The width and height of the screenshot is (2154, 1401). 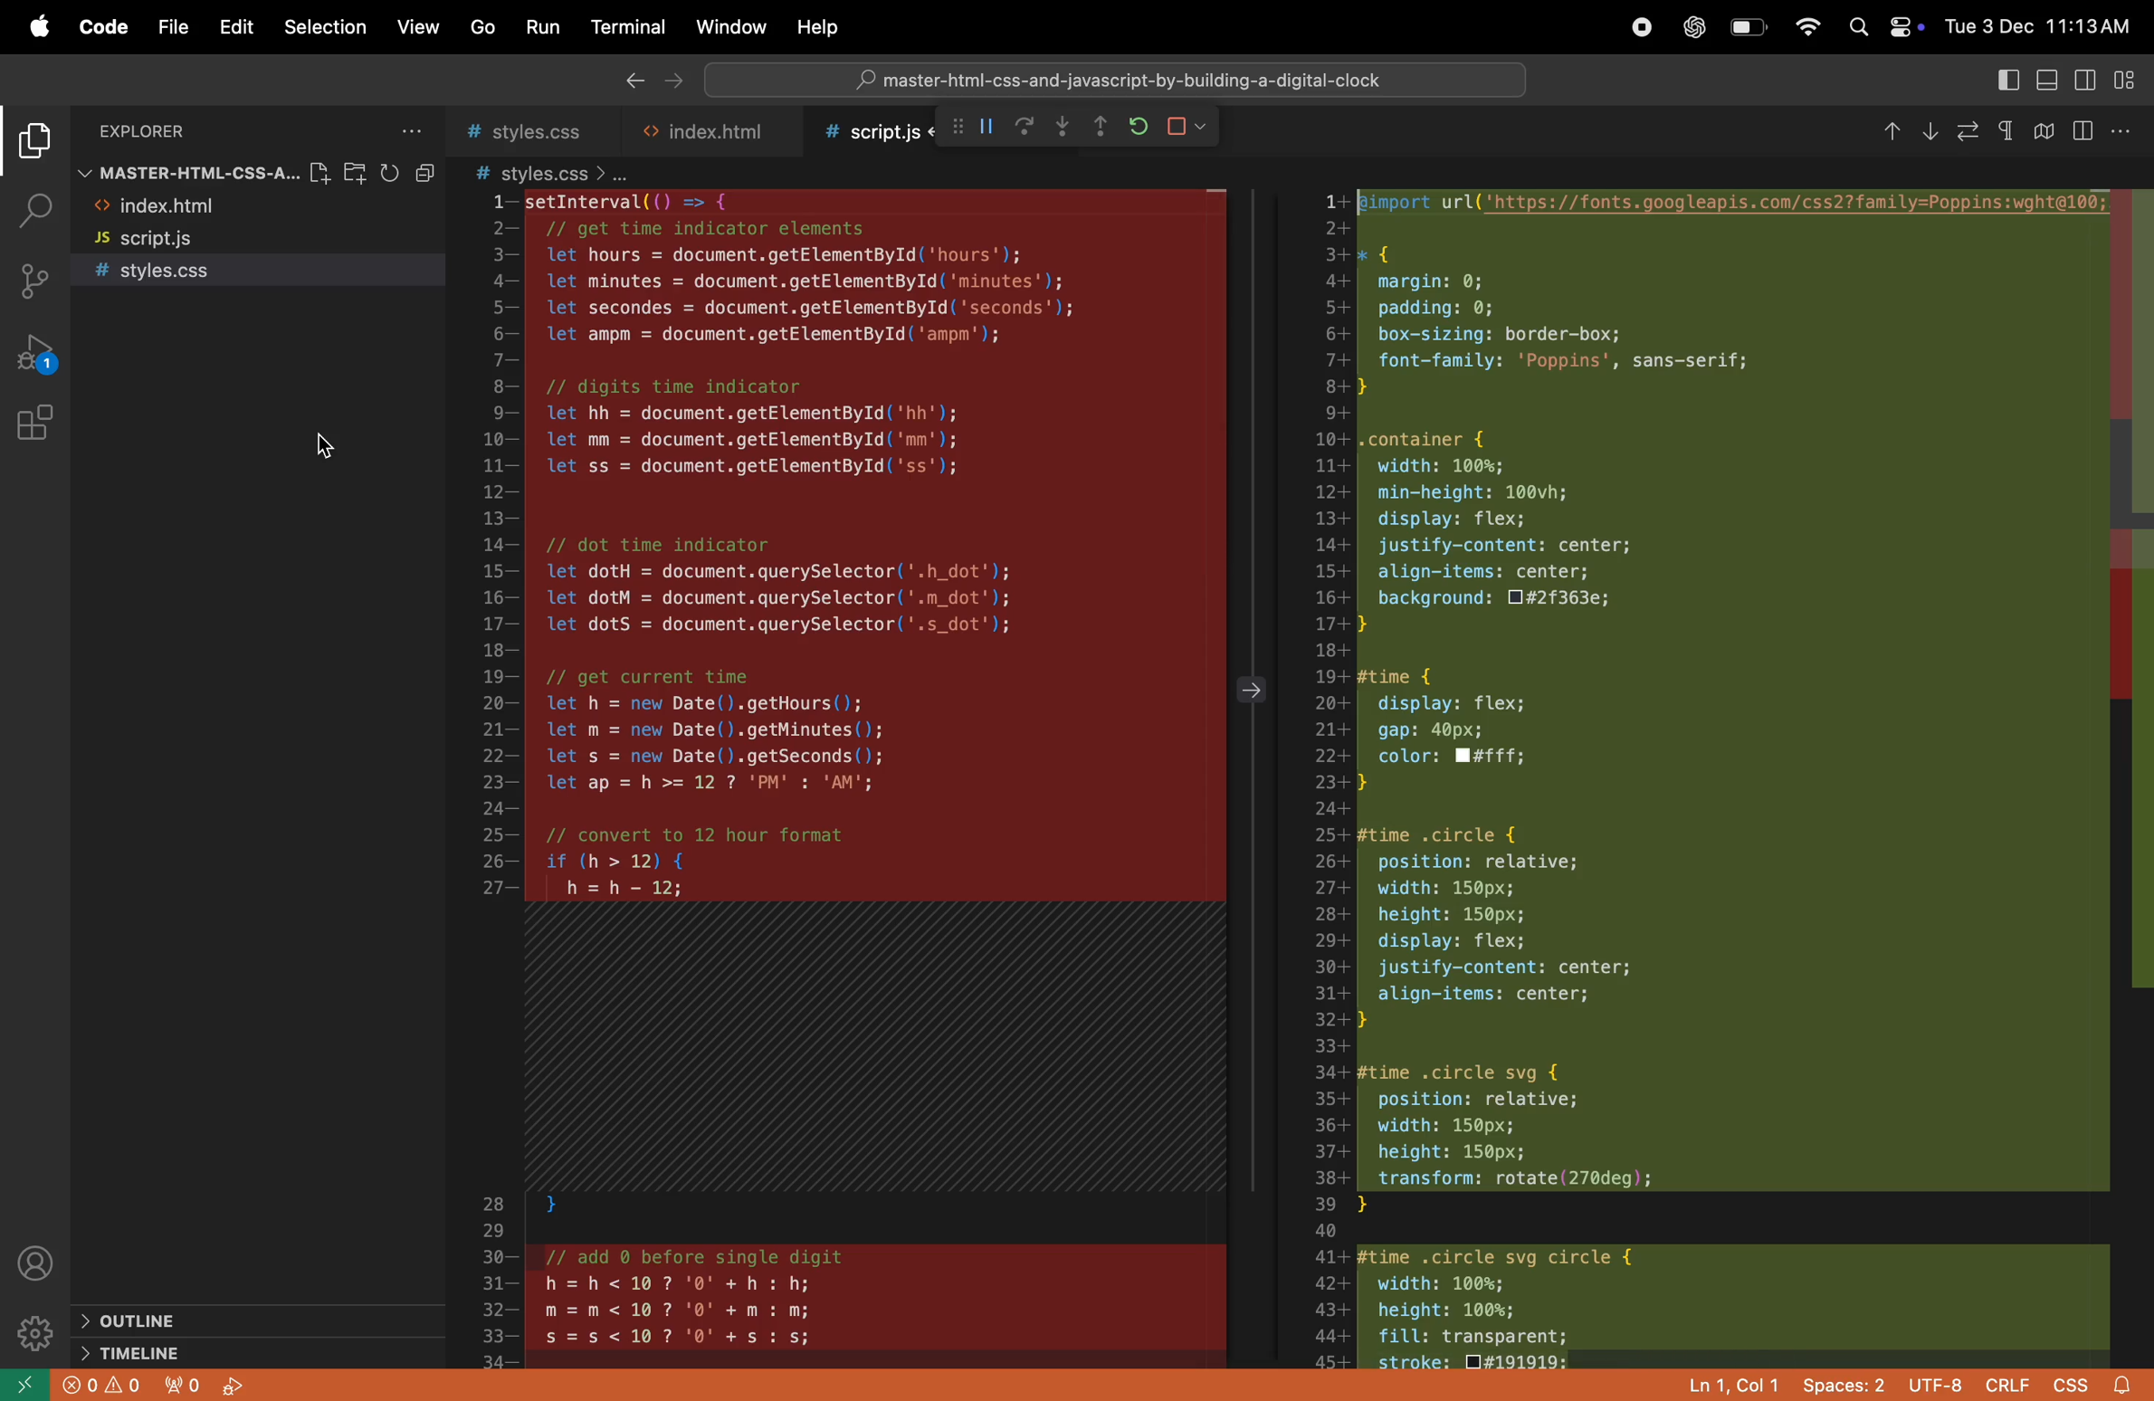 What do you see at coordinates (1692, 27) in the screenshot?
I see `chatgpt` at bounding box center [1692, 27].